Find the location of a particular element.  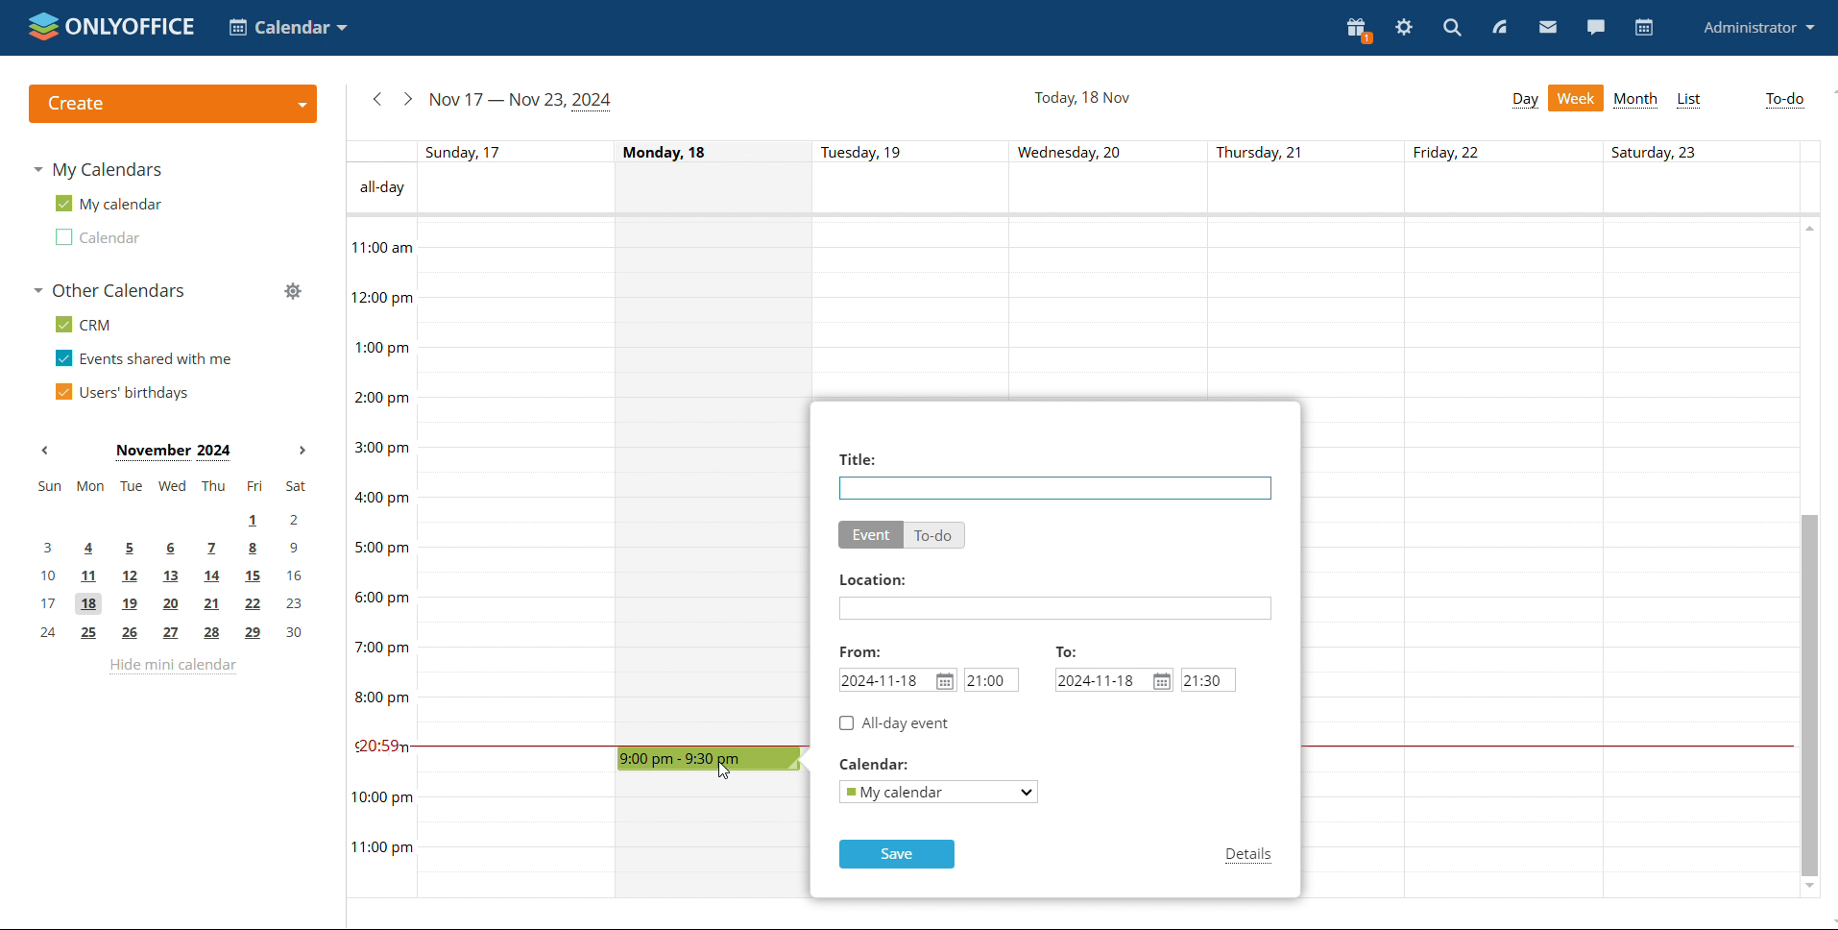

mini calendar is located at coordinates (172, 560).